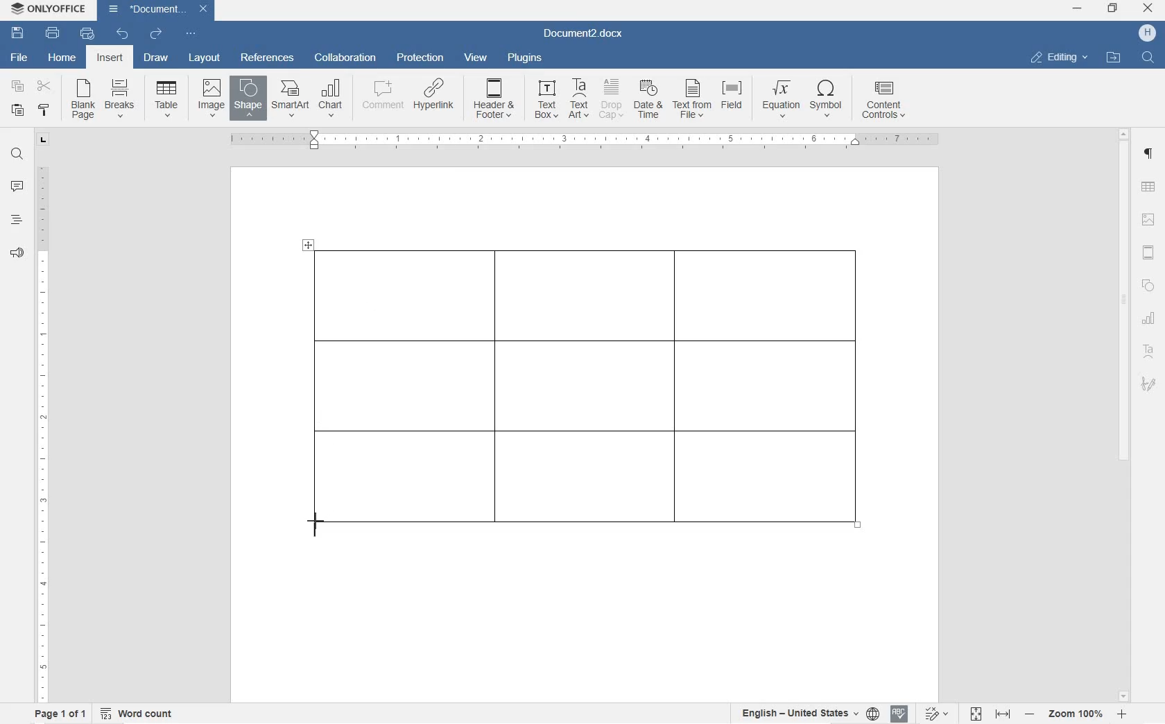 This screenshot has height=724, width=1165. What do you see at coordinates (318, 524) in the screenshot?
I see `line tool/cursor location` at bounding box center [318, 524].